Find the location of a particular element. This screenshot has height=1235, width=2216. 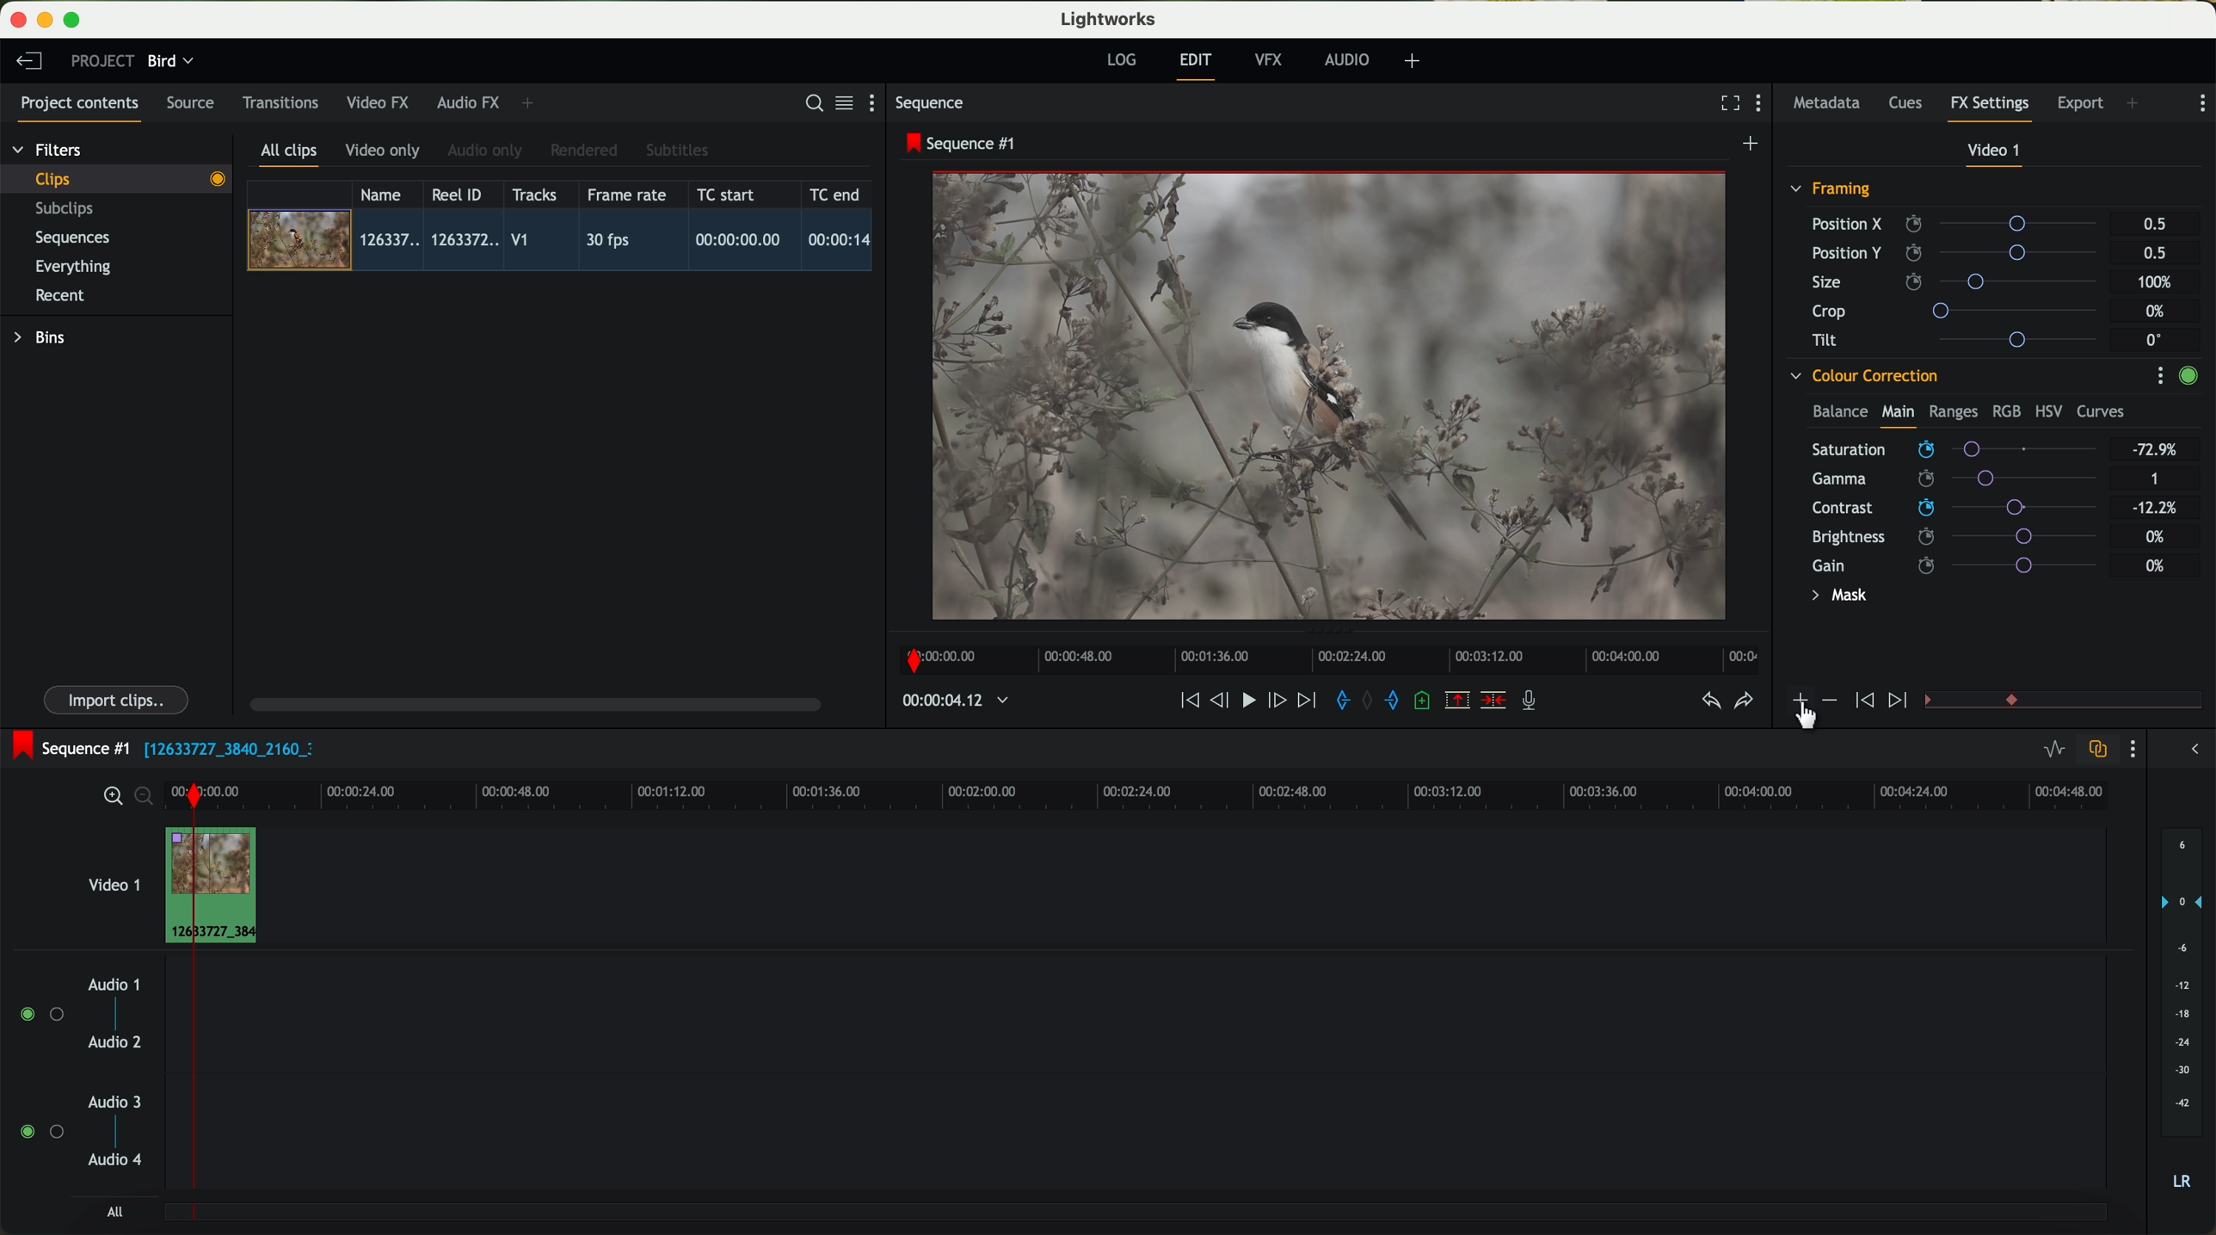

icon is located at coordinates (1828, 701).